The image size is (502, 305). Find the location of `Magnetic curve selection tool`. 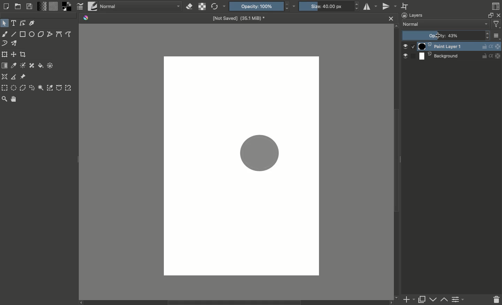

Magnetic curve selection tool is located at coordinates (70, 88).